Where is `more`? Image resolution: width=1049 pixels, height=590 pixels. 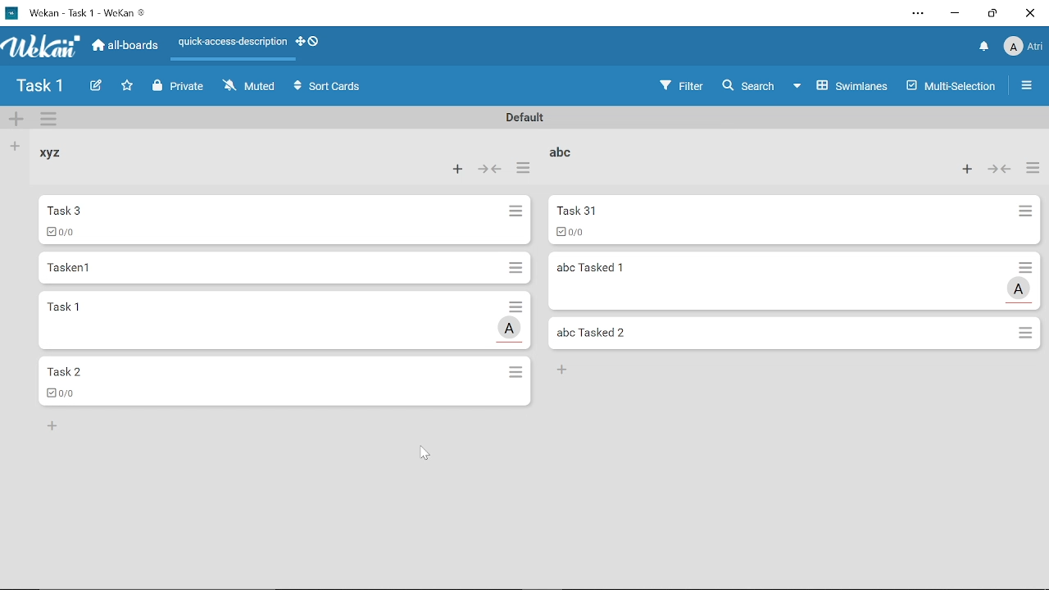 more is located at coordinates (1032, 168).